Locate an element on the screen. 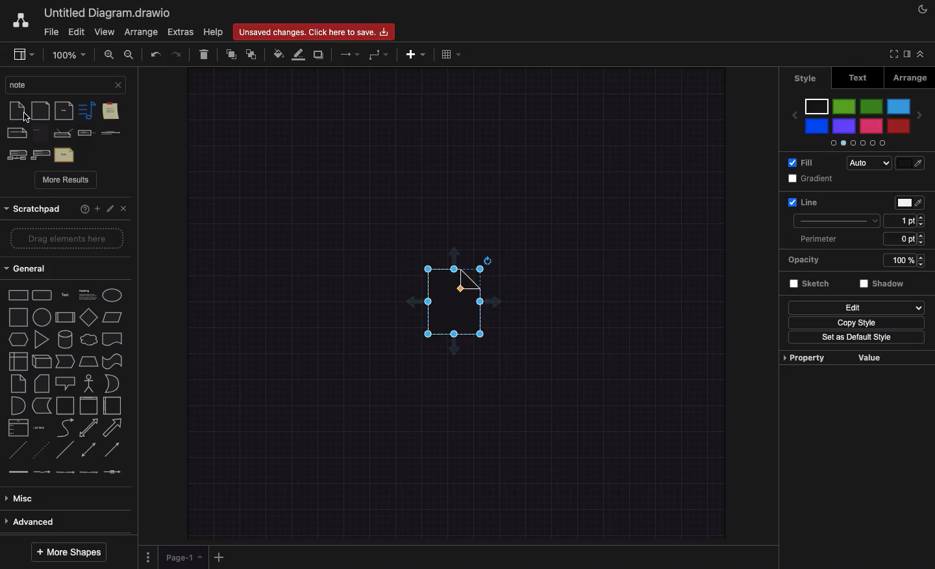 This screenshot has height=569, width=935. actor is located at coordinates (88, 383).